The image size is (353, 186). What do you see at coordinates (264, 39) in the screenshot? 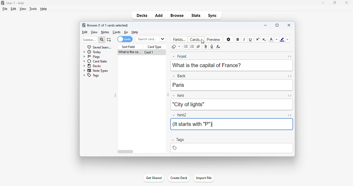
I see `subscript` at bounding box center [264, 39].